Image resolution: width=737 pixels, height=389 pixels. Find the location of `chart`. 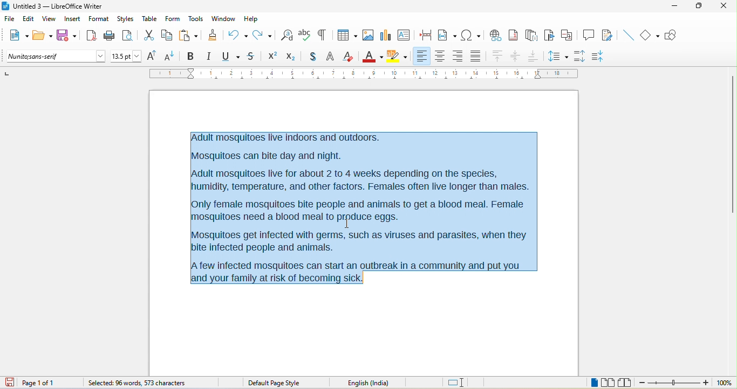

chart is located at coordinates (386, 36).